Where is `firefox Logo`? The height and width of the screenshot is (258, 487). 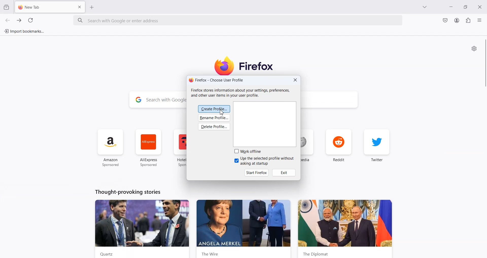
firefox Logo is located at coordinates (247, 65).